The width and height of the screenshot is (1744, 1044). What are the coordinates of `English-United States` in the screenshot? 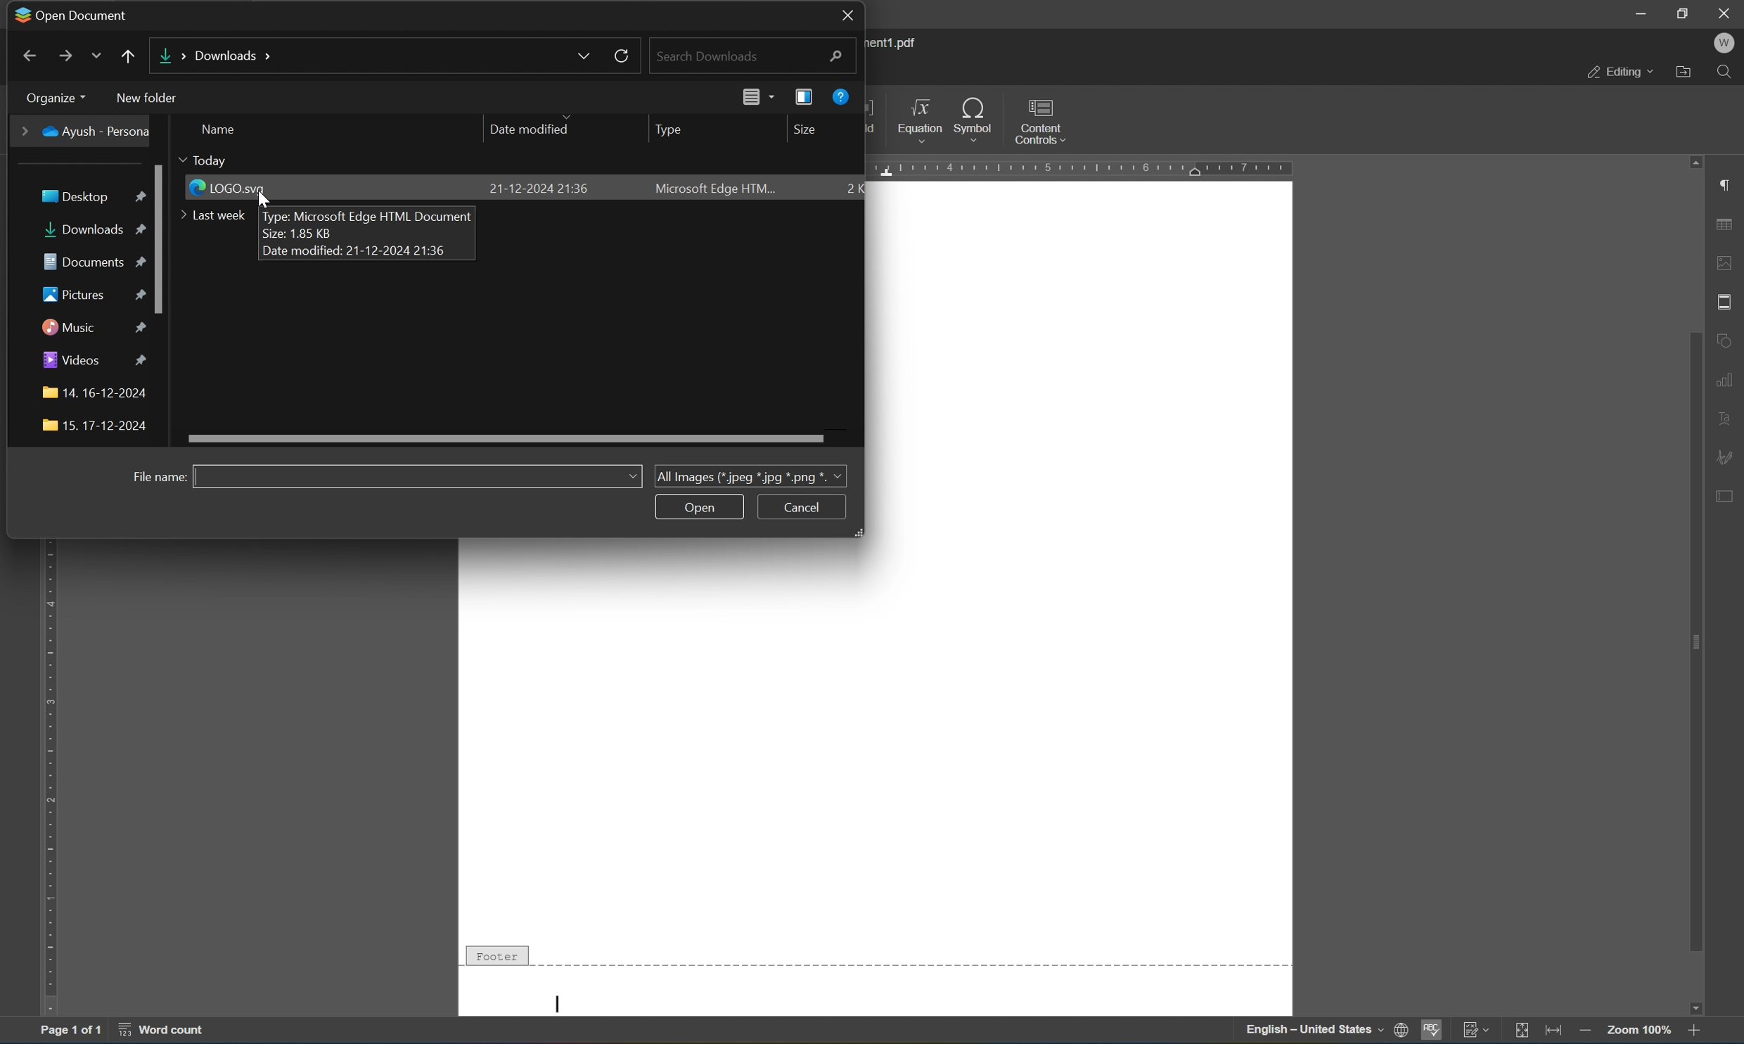 It's located at (1324, 1031).